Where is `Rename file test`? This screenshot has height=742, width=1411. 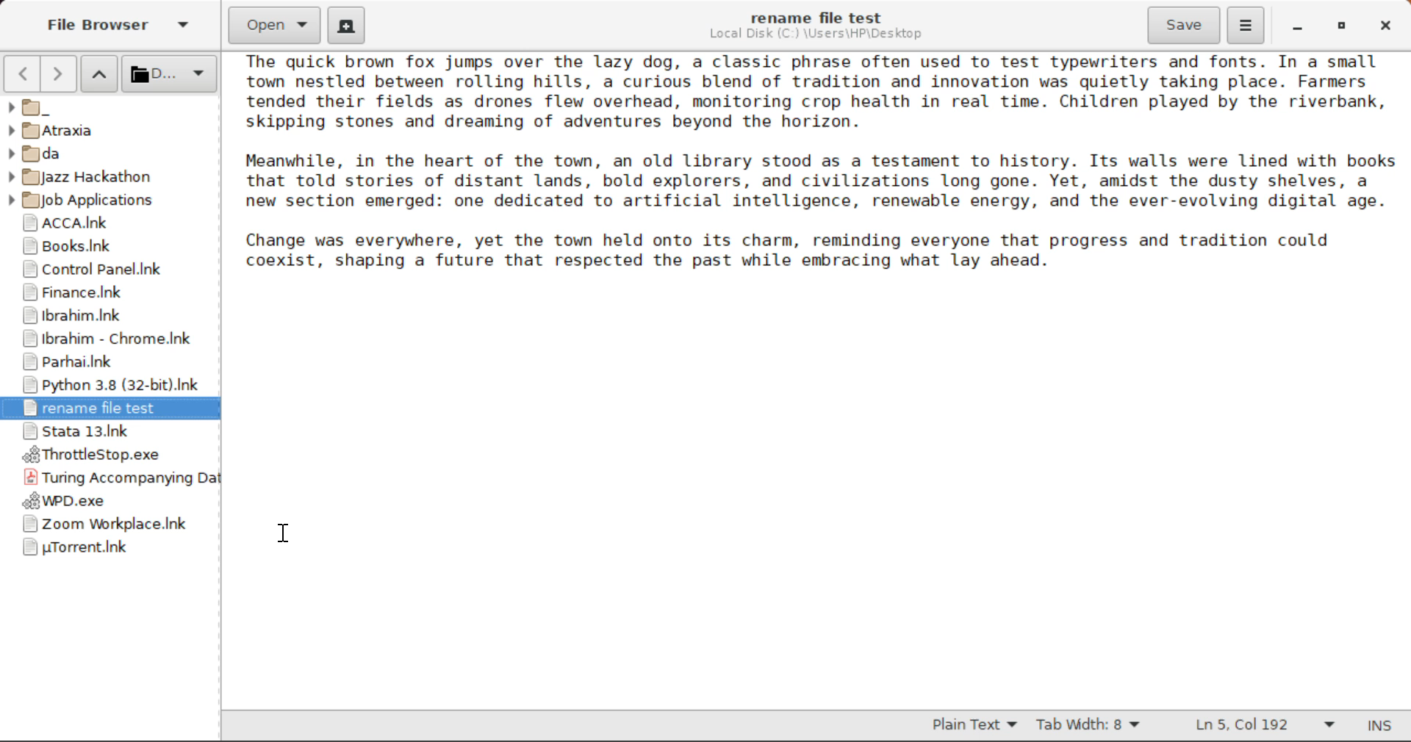
Rename file test is located at coordinates (109, 409).